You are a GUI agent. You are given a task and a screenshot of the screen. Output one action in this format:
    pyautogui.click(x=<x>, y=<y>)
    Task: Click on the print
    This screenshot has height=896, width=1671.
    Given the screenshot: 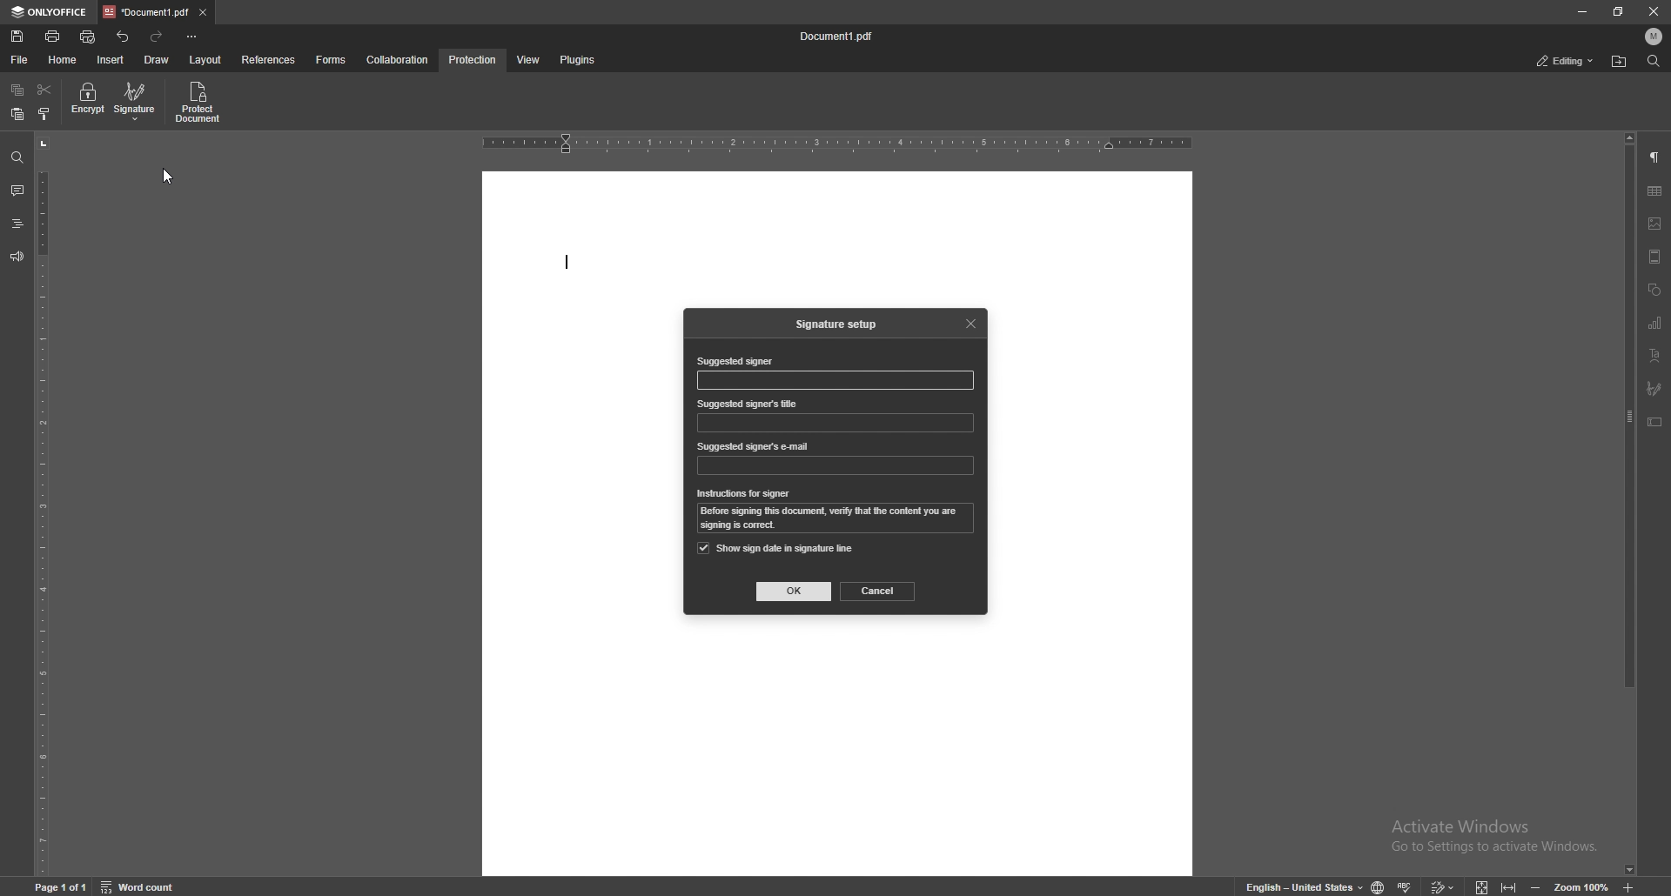 What is the action you would take?
    pyautogui.click(x=54, y=36)
    